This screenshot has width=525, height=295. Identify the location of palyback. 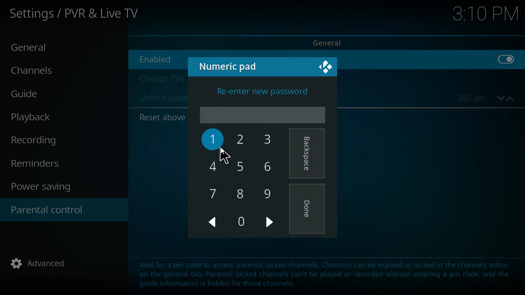
(39, 117).